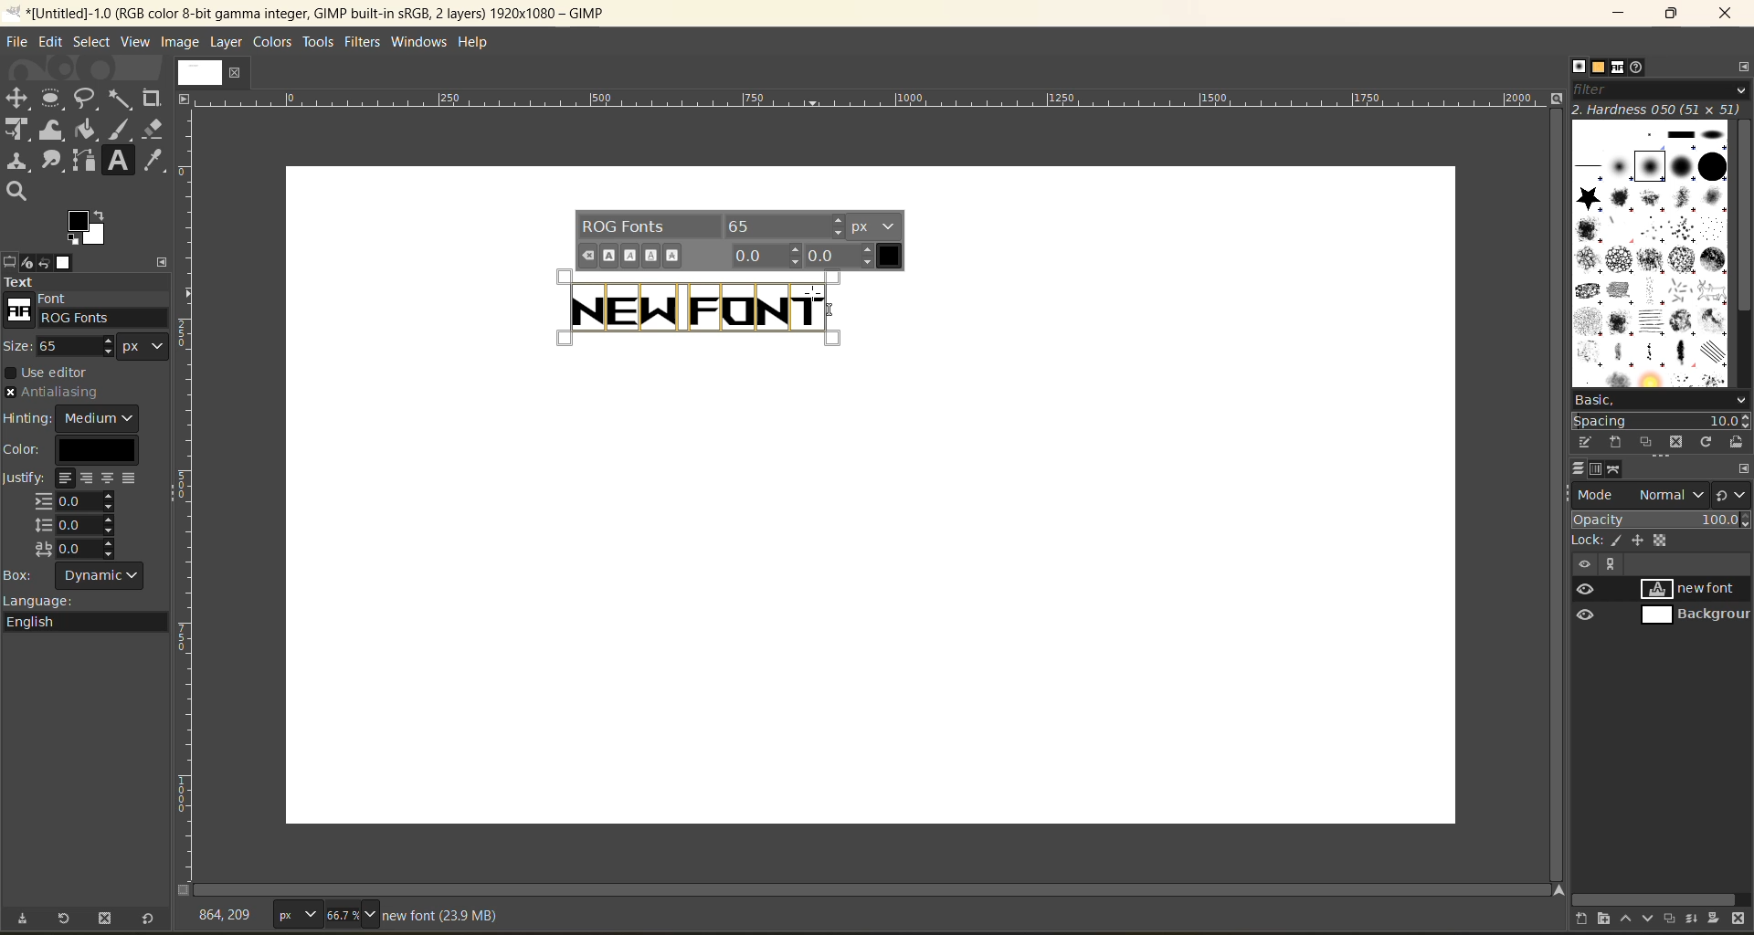 The image size is (1754, 935). Describe the element at coordinates (28, 263) in the screenshot. I see `device status` at that location.